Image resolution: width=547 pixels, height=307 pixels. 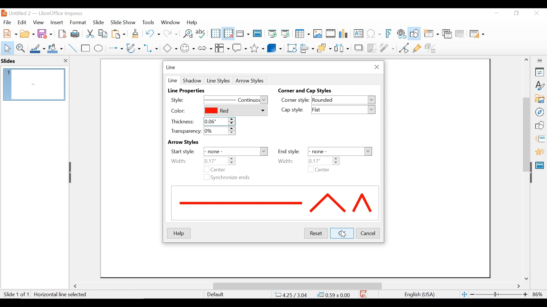 I want to click on Close, so click(x=536, y=13).